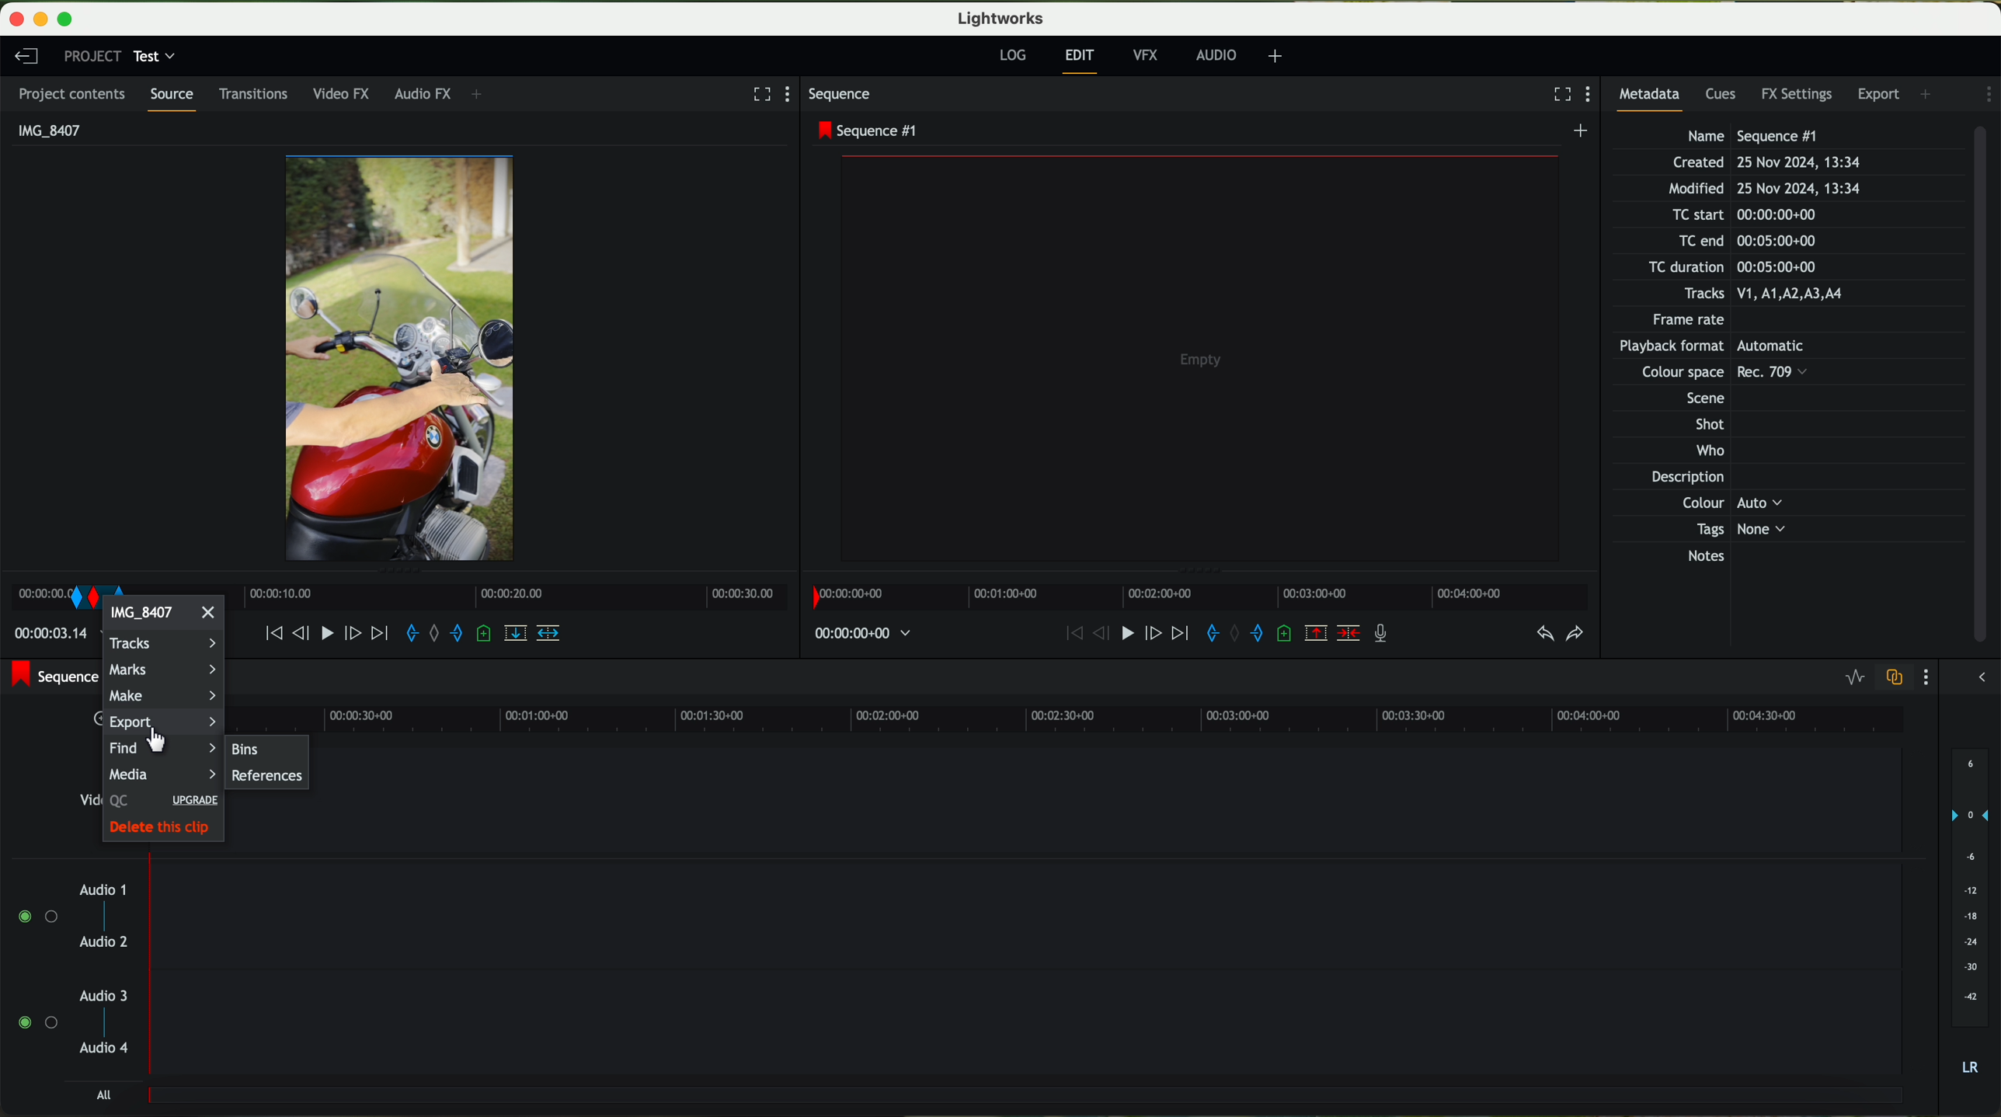 Image resolution: width=2001 pixels, height=1117 pixels. What do you see at coordinates (1966, 910) in the screenshot?
I see `audio output level (dB)` at bounding box center [1966, 910].